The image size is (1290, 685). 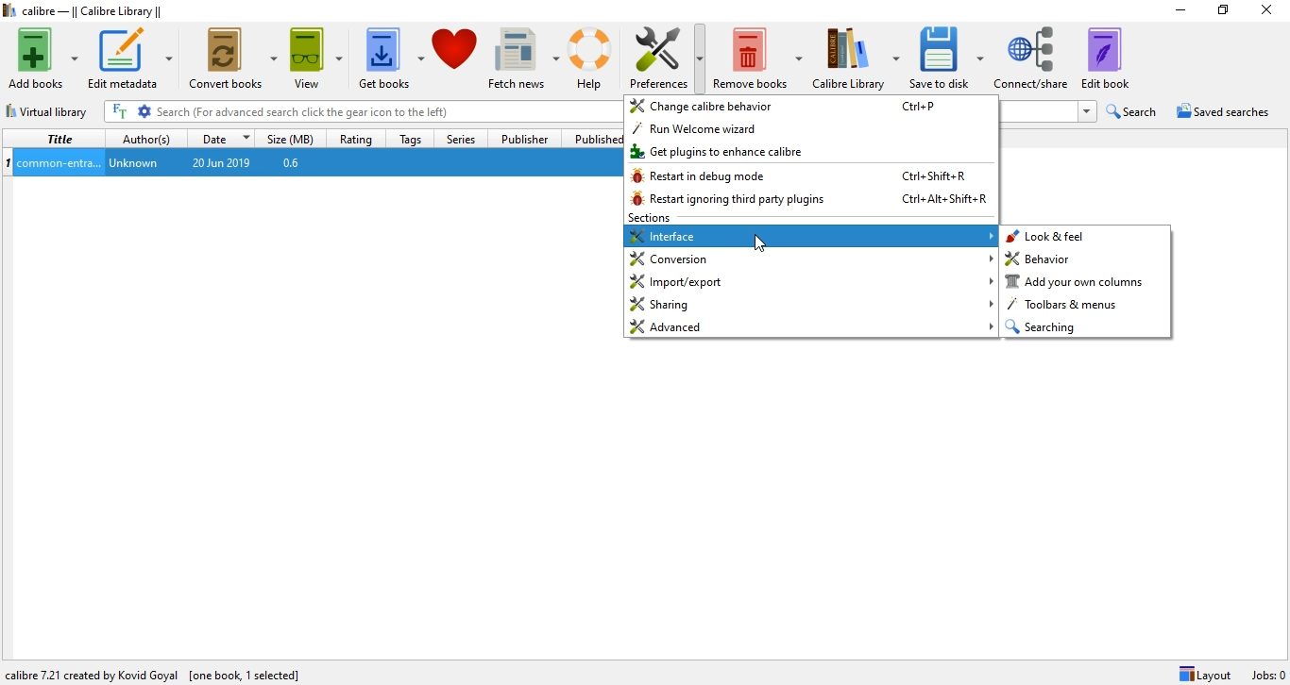 I want to click on Tags, so click(x=410, y=138).